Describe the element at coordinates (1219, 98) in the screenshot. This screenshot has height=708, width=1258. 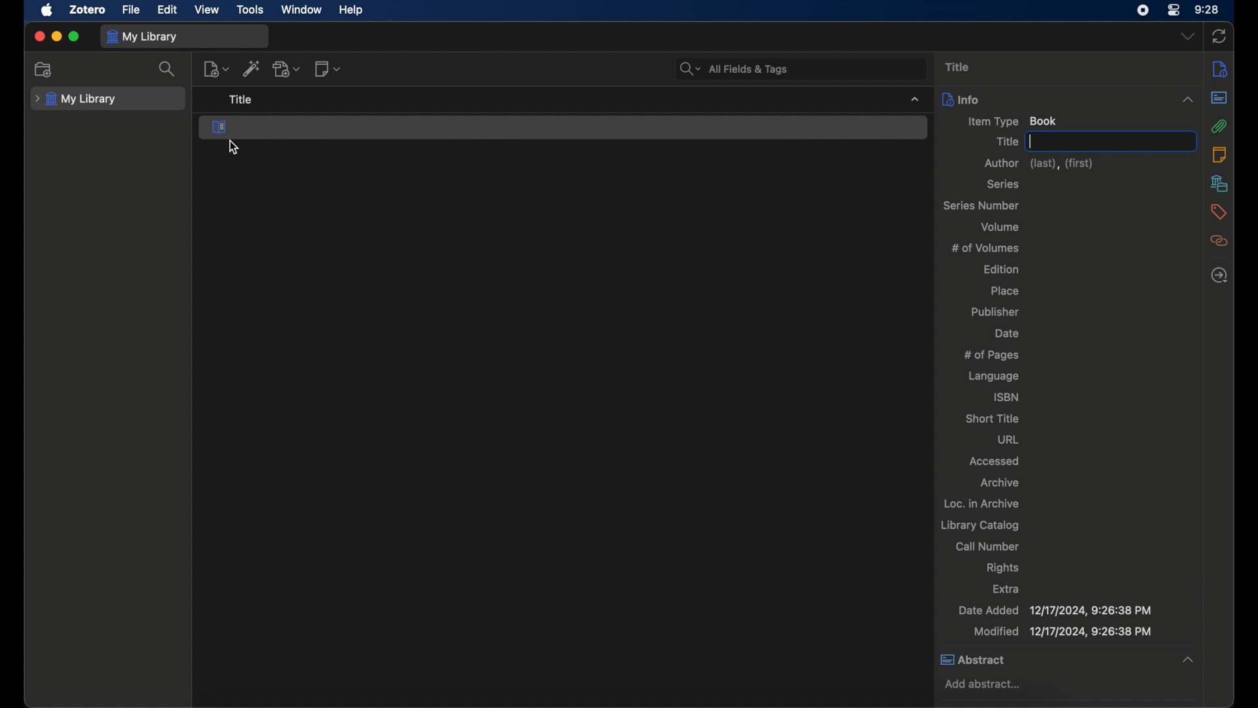
I see `abstract` at that location.